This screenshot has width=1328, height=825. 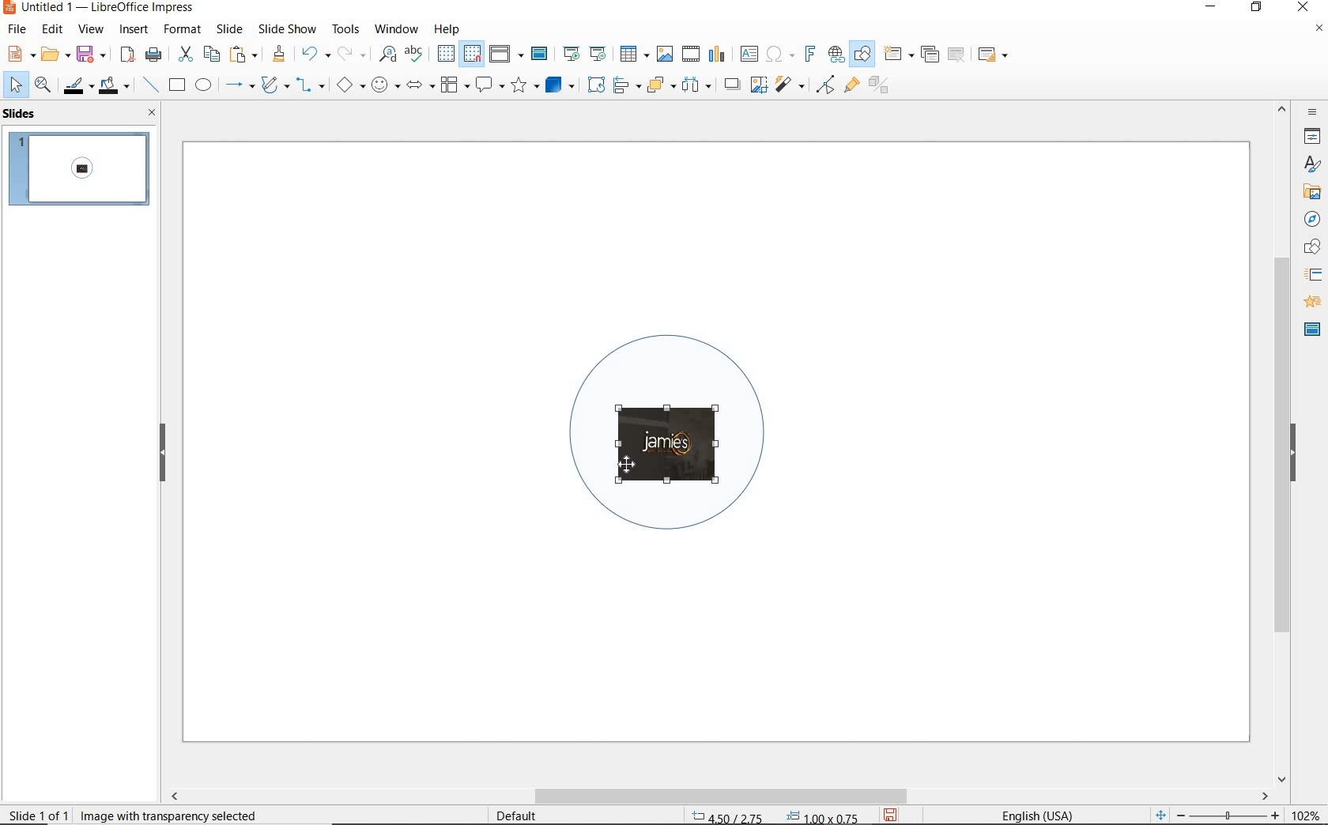 I want to click on arrange, so click(x=658, y=84).